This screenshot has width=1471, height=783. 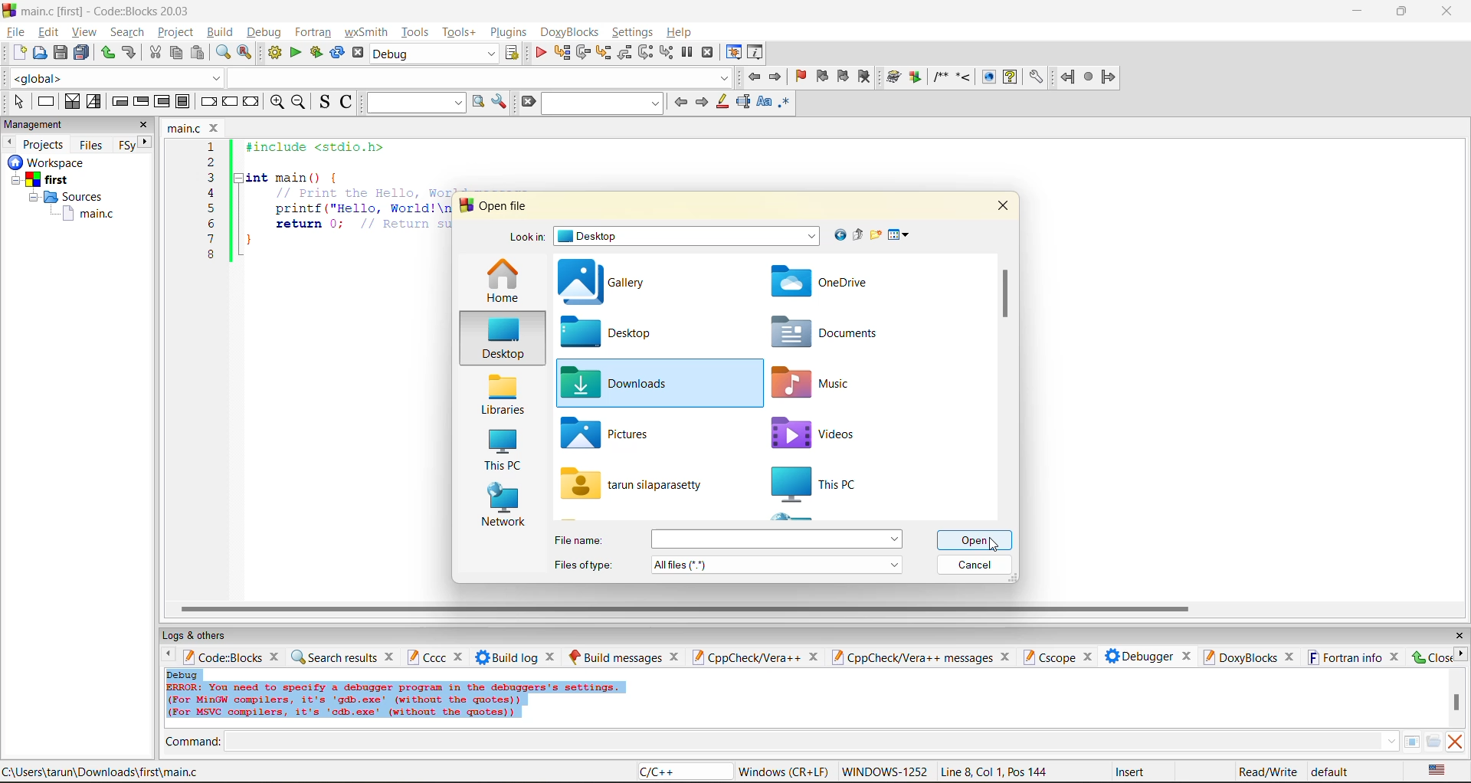 I want to click on run search, so click(x=477, y=102).